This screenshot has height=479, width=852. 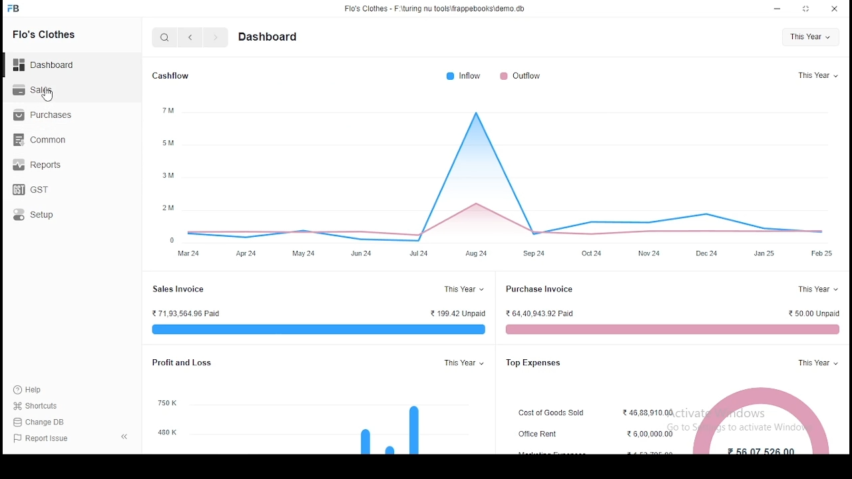 What do you see at coordinates (534, 363) in the screenshot?
I see `Top expenses` at bounding box center [534, 363].